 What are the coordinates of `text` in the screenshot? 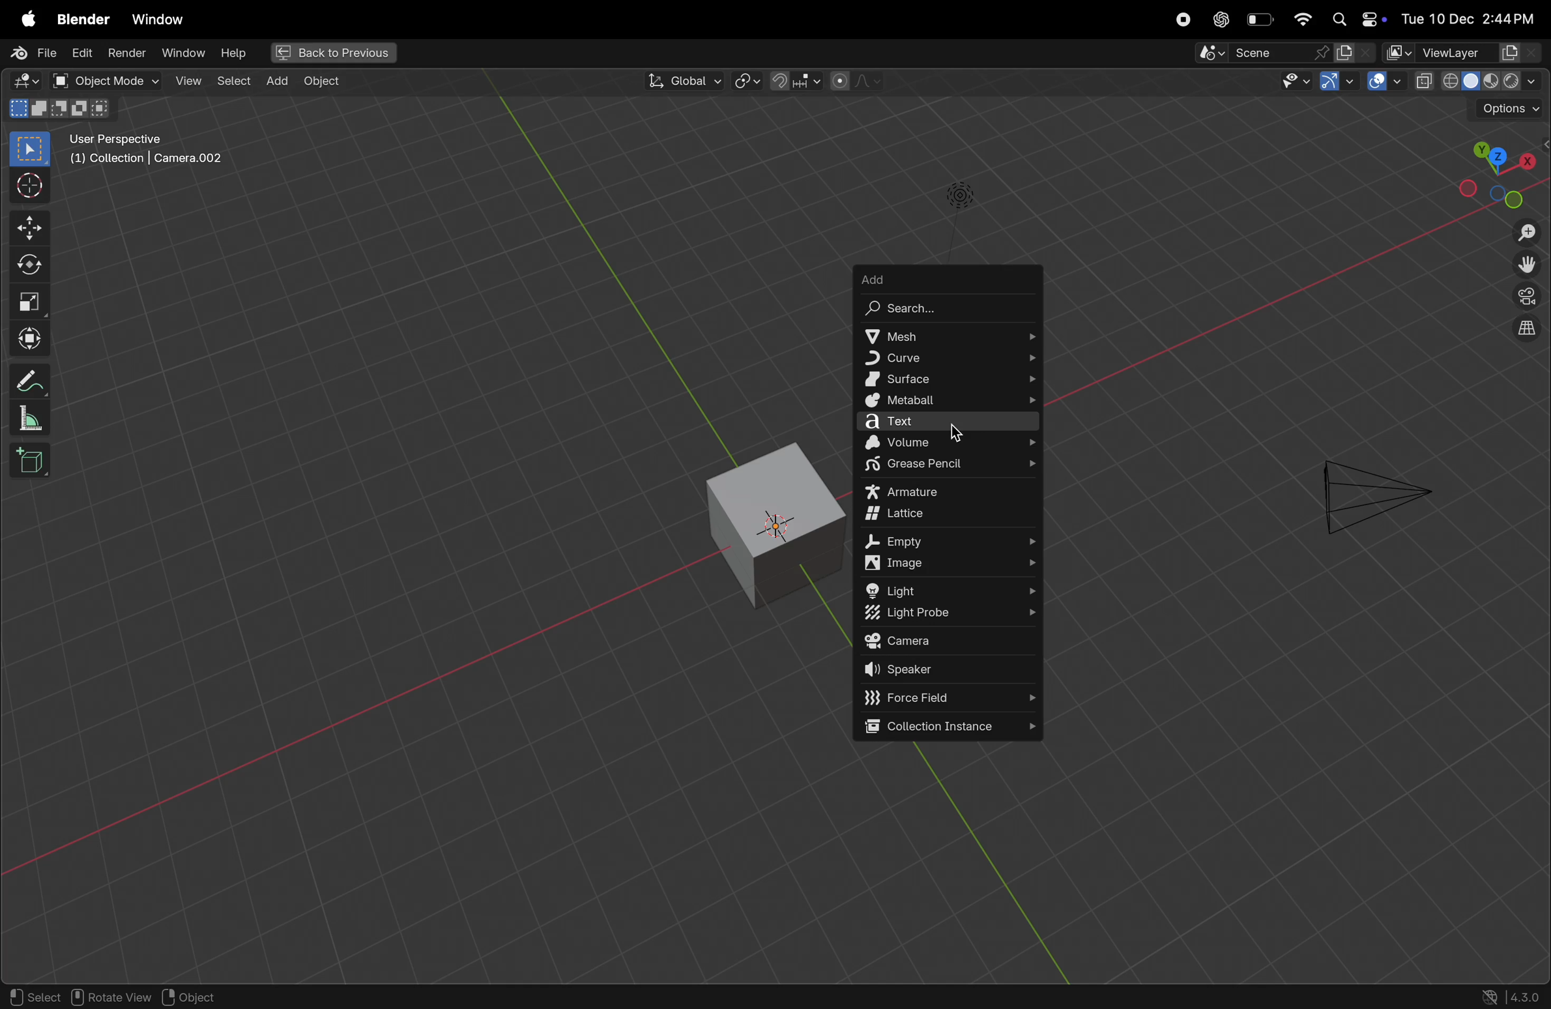 It's located at (946, 423).